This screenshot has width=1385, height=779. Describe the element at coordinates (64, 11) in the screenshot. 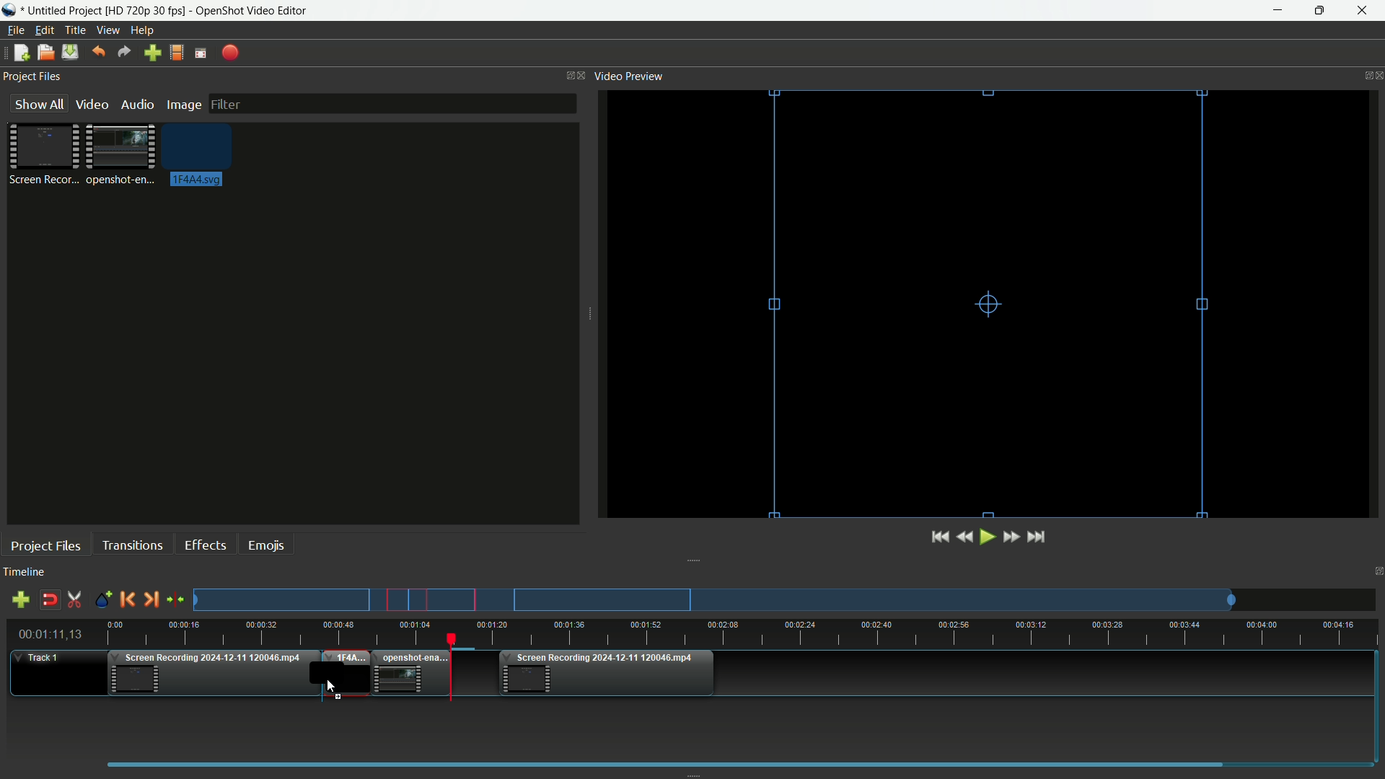

I see `Project name` at that location.